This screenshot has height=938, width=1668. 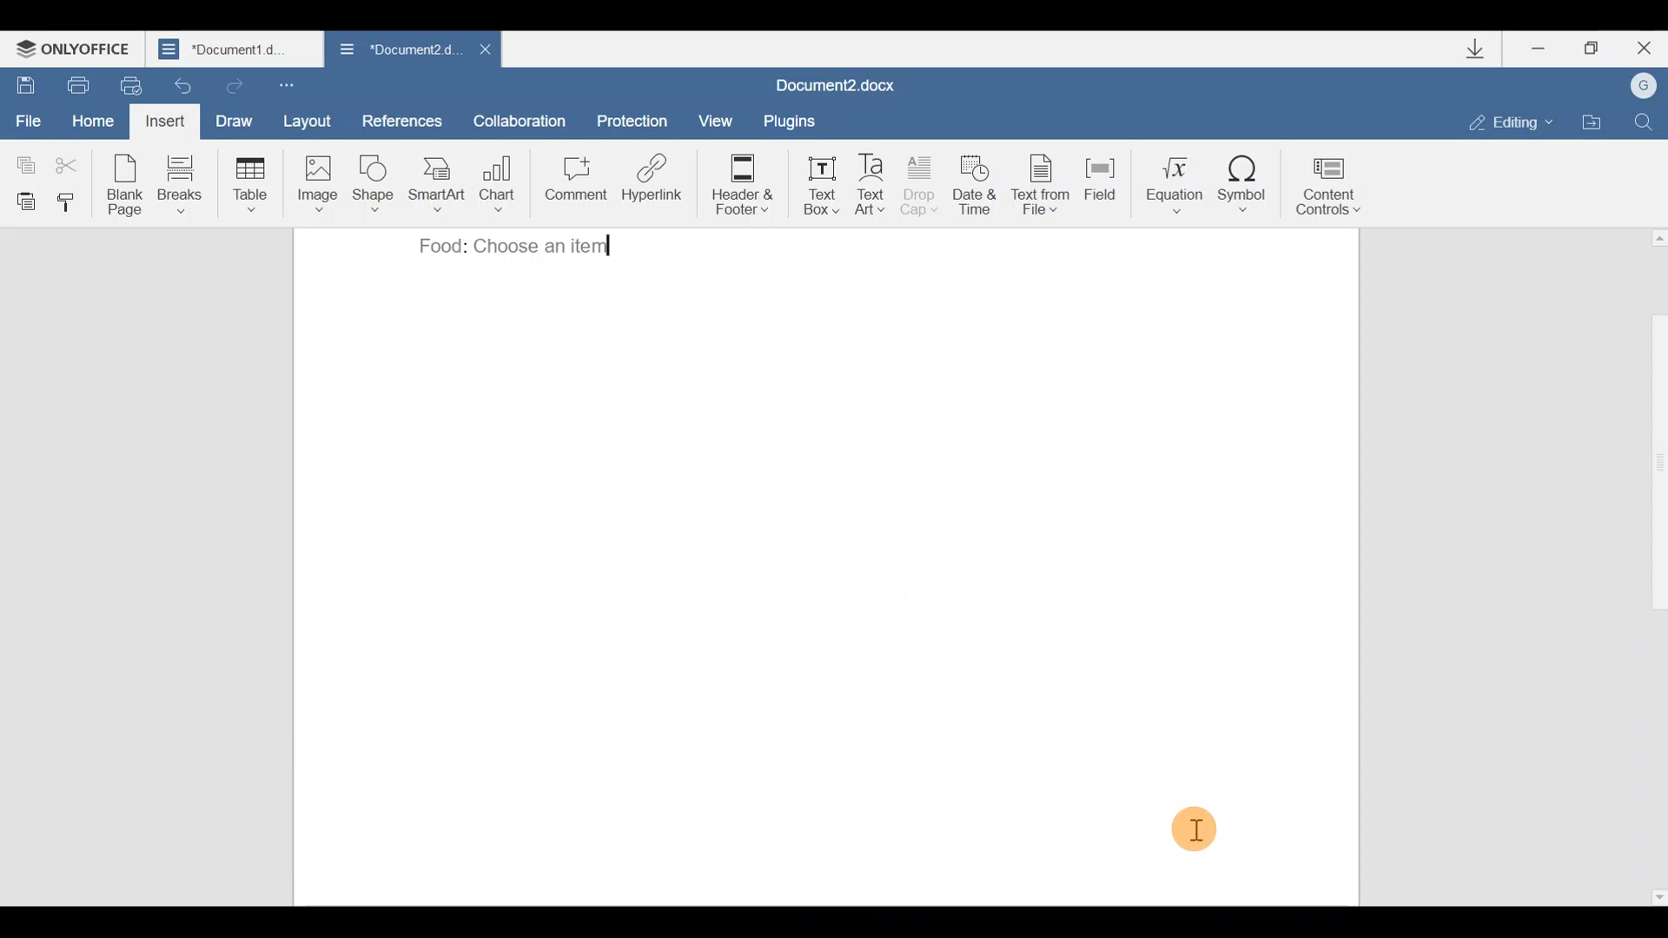 I want to click on Cursor, so click(x=1199, y=828).